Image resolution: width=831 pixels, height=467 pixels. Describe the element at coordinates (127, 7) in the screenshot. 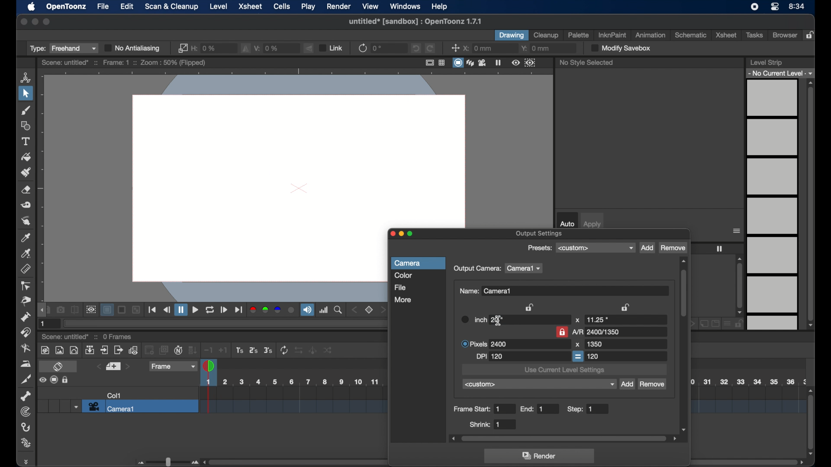

I see `edit` at that location.